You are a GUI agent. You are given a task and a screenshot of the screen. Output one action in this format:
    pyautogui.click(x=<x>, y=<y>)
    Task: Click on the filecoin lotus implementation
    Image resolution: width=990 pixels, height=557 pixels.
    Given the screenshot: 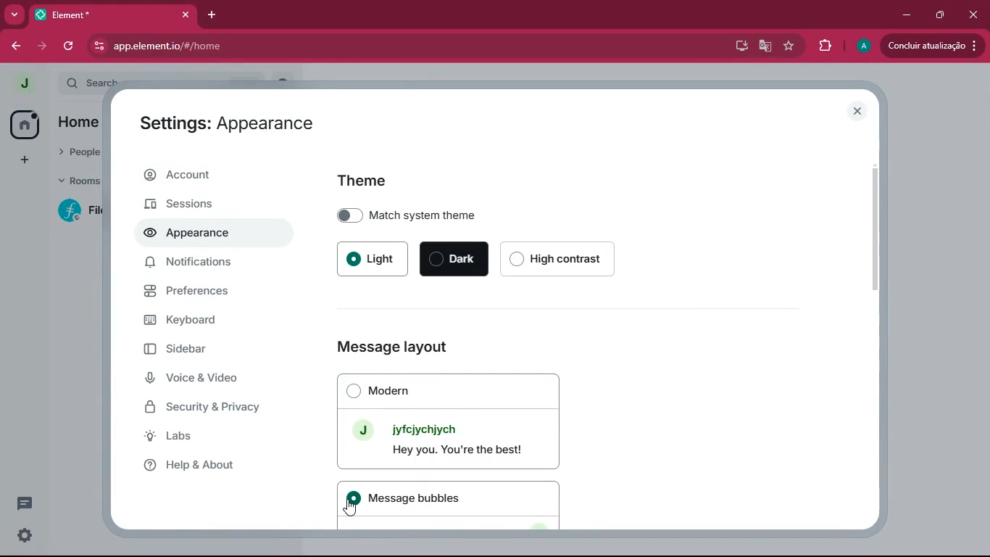 What is the action you would take?
    pyautogui.click(x=80, y=211)
    